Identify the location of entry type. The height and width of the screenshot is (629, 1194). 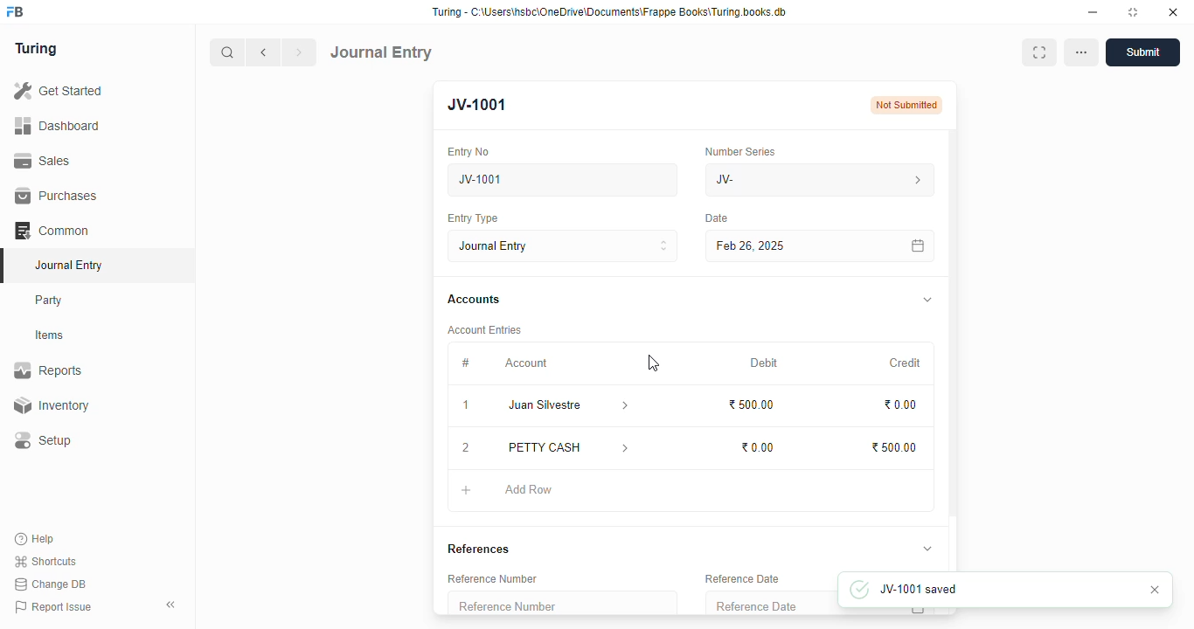
(473, 218).